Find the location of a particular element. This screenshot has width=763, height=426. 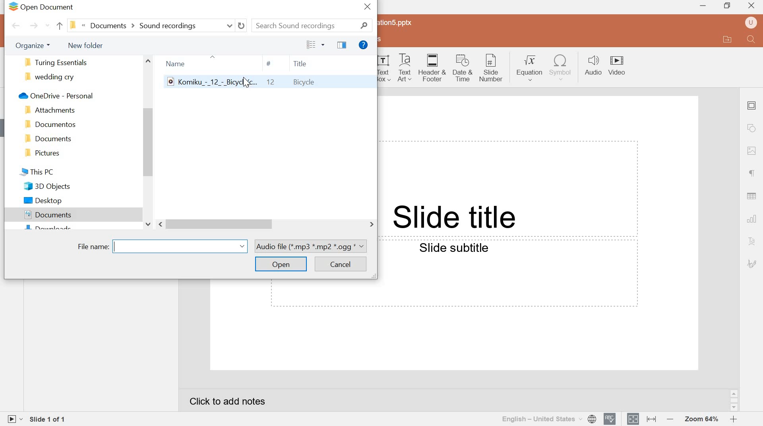

signature is located at coordinates (752, 264).